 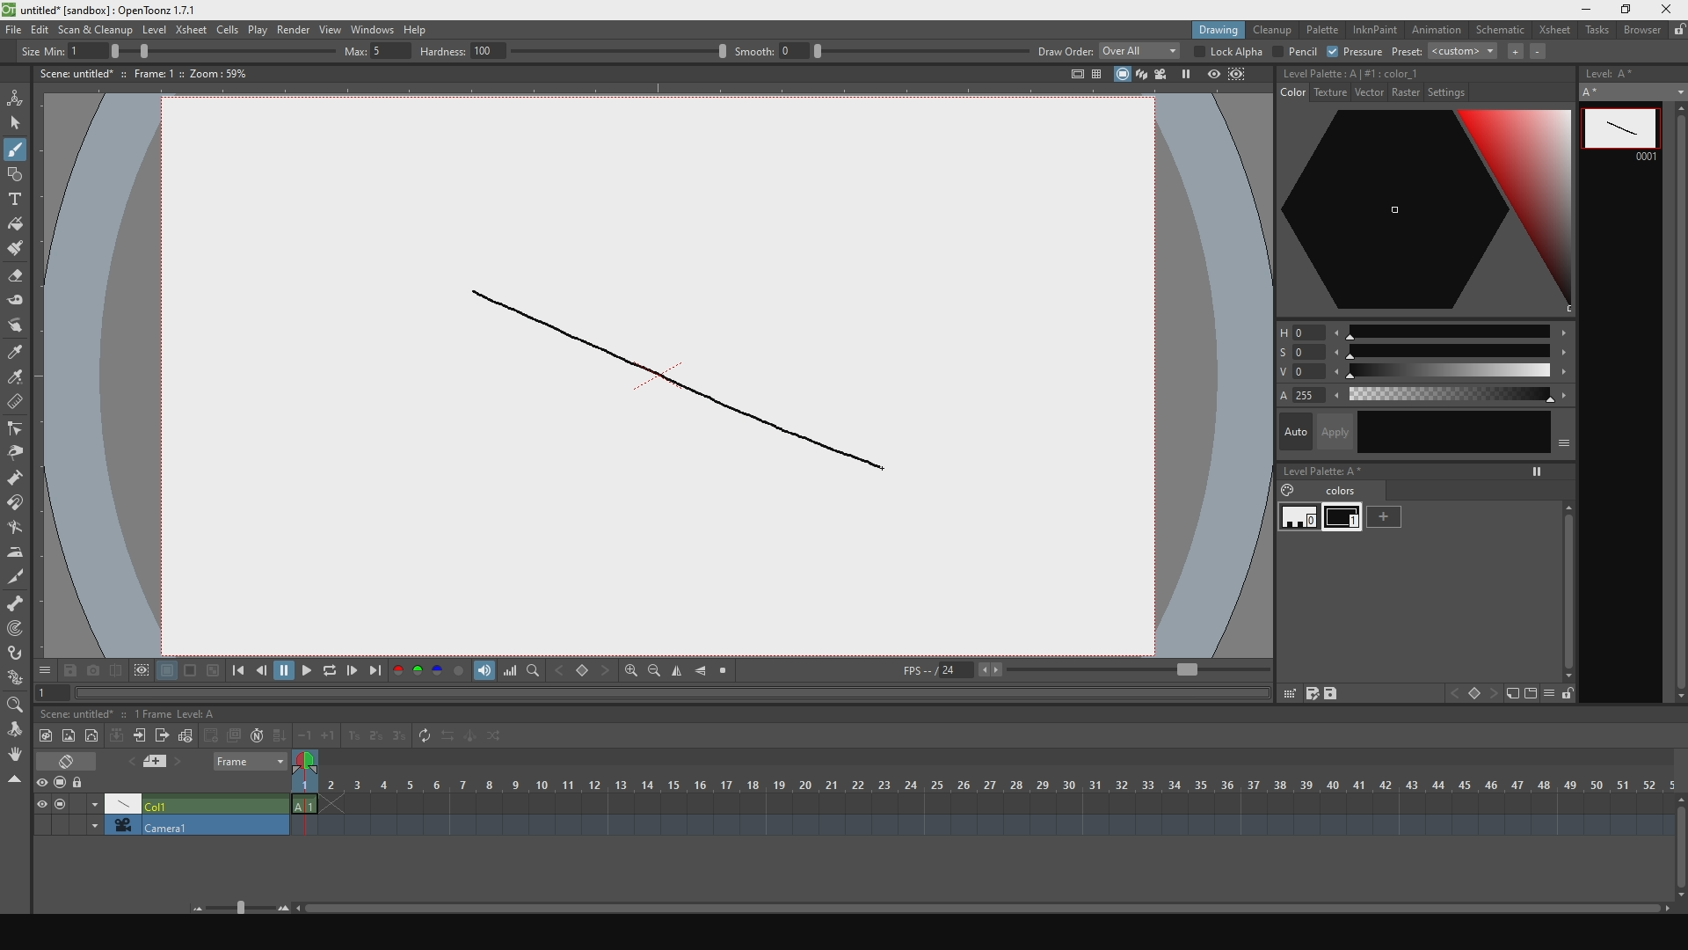 I want to click on custom, so click(x=1463, y=55).